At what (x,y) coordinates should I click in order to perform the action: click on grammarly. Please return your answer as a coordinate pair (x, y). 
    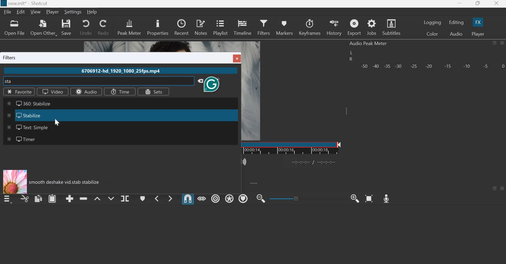
    Looking at the image, I should click on (213, 84).